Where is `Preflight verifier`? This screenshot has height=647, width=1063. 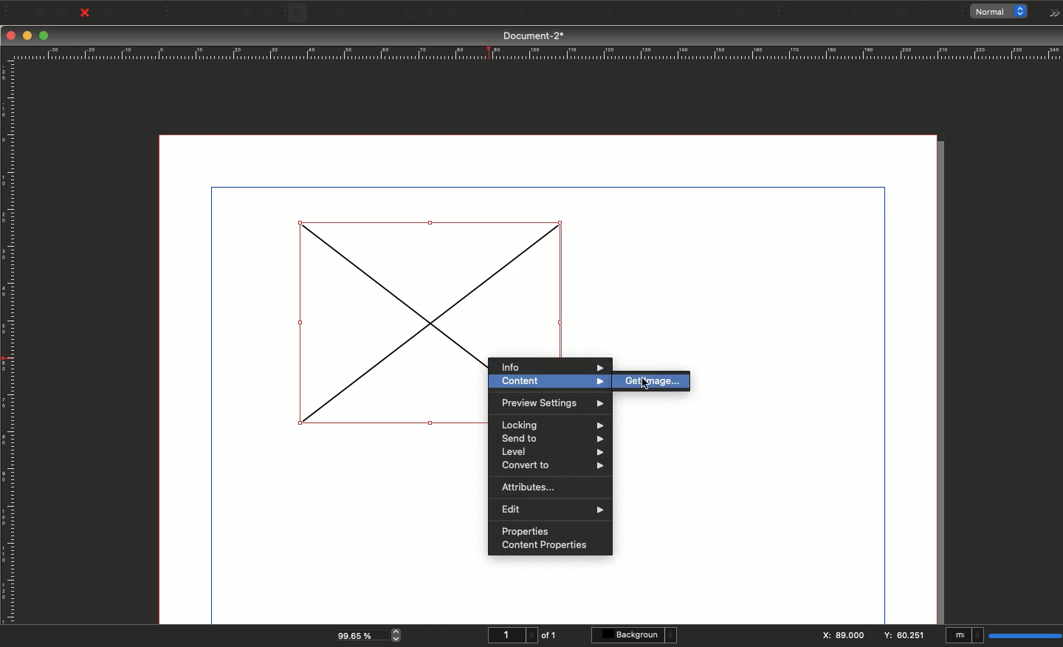 Preflight verifier is located at coordinates (131, 16).